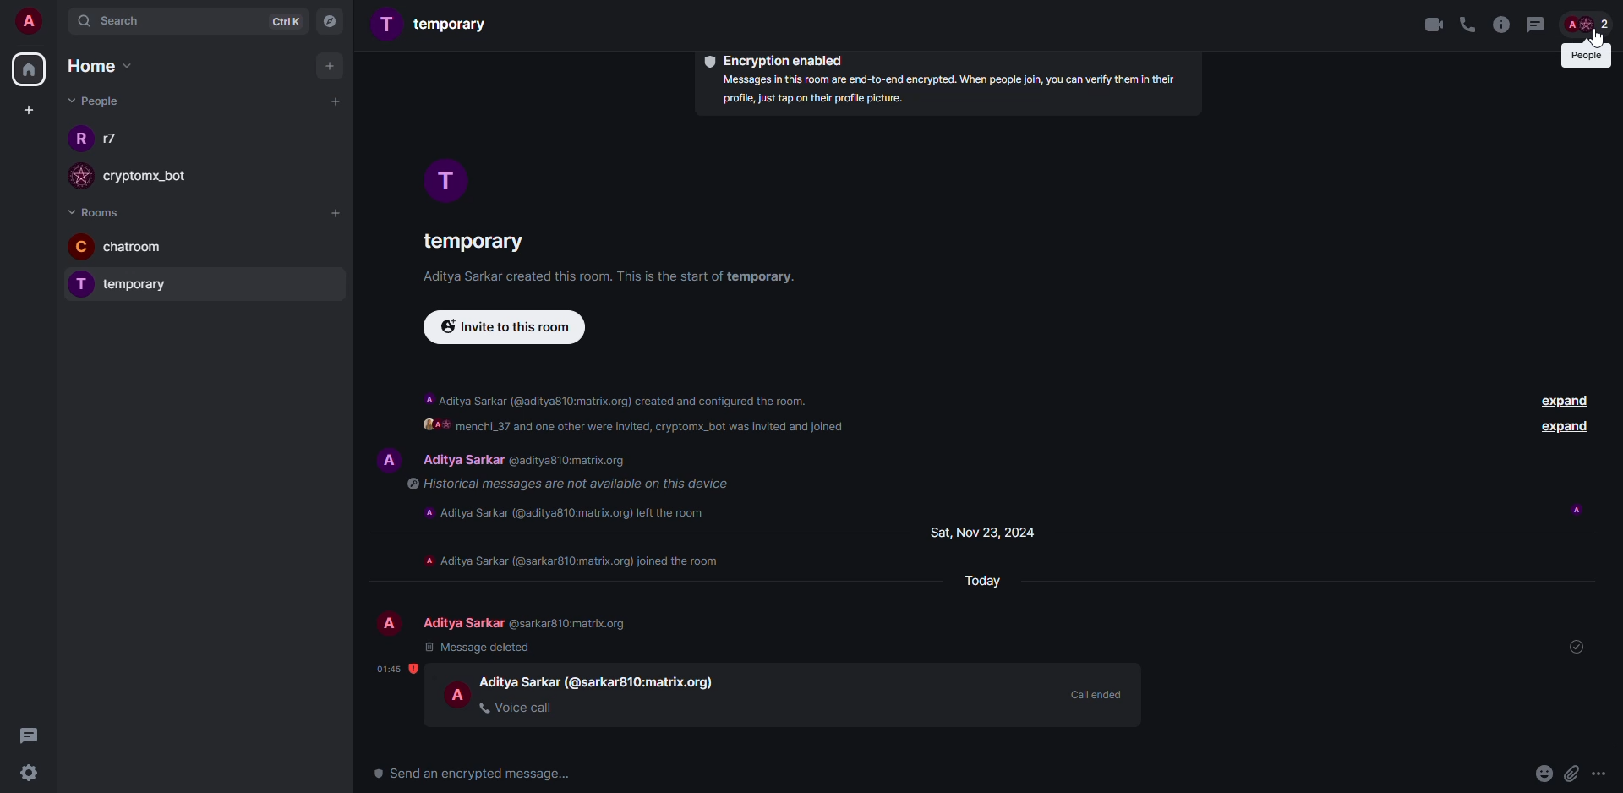 The width and height of the screenshot is (1623, 793). Describe the element at coordinates (773, 59) in the screenshot. I see `encryption enabled` at that location.